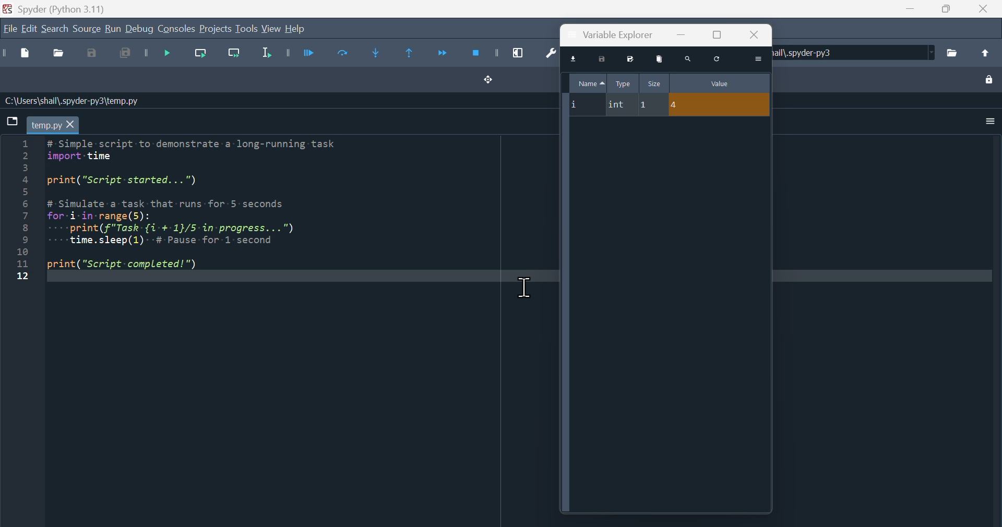 Image resolution: width=1002 pixels, height=527 pixels. I want to click on Value, so click(719, 83).